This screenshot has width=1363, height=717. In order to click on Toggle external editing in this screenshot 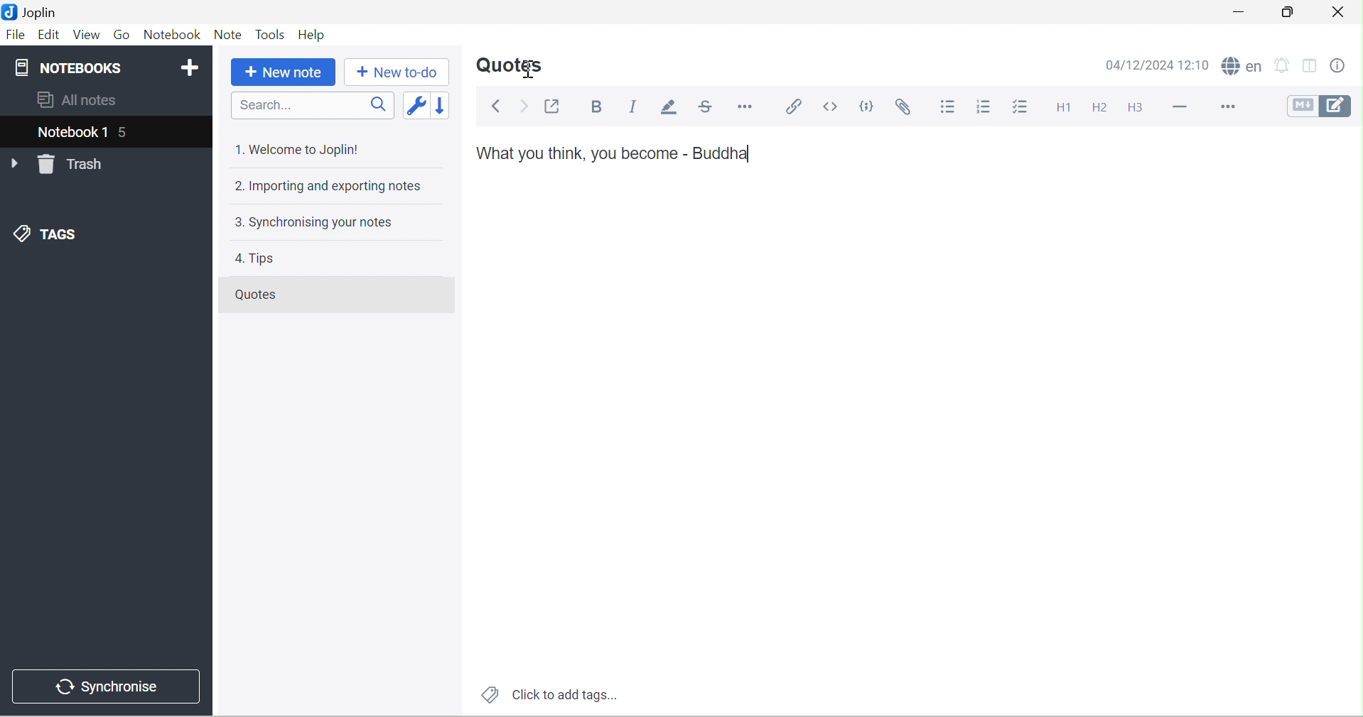, I will do `click(554, 106)`.